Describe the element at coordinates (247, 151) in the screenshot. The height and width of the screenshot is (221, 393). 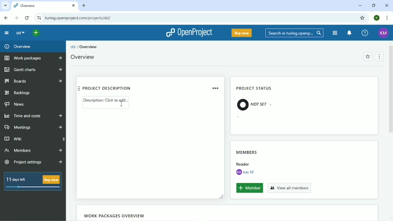
I see `Members` at that location.